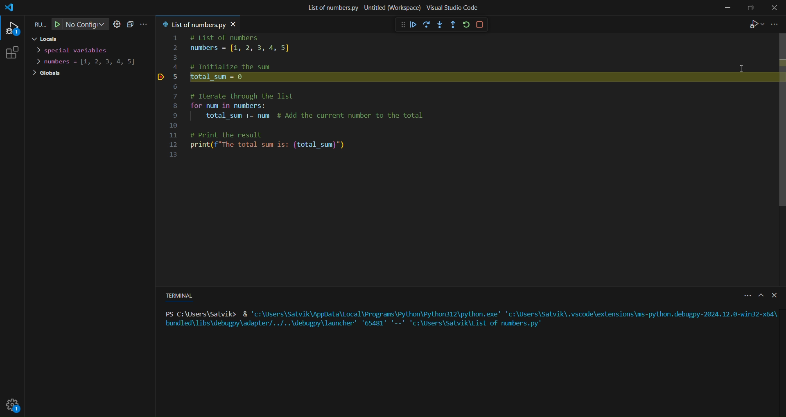 Image resolution: width=786 pixels, height=417 pixels. Describe the element at coordinates (55, 25) in the screenshot. I see `start debugging` at that location.